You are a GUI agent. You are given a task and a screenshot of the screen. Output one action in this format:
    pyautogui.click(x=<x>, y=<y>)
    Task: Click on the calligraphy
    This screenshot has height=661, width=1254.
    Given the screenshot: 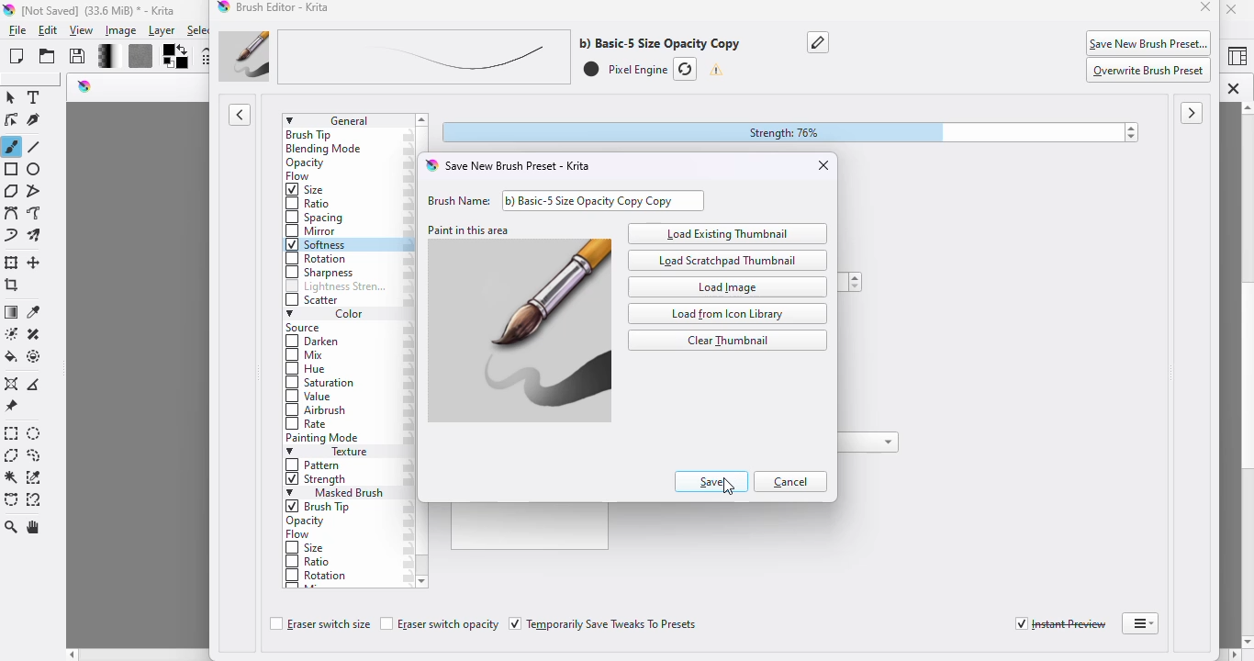 What is the action you would take?
    pyautogui.click(x=36, y=121)
    